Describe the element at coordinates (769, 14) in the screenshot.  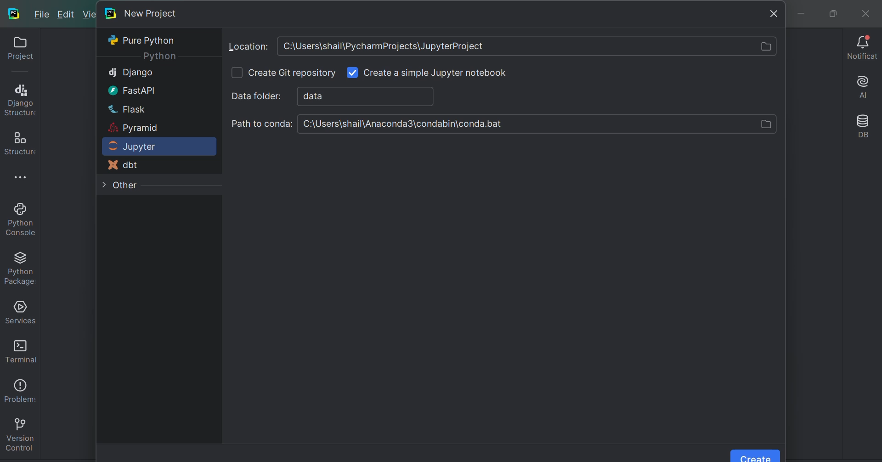
I see `Close` at that location.